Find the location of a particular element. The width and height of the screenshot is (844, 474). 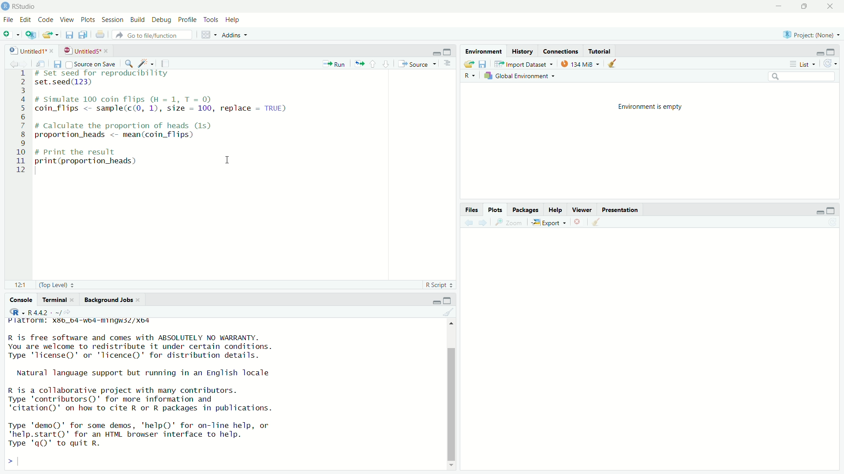

clear objects from the workspace is located at coordinates (615, 64).